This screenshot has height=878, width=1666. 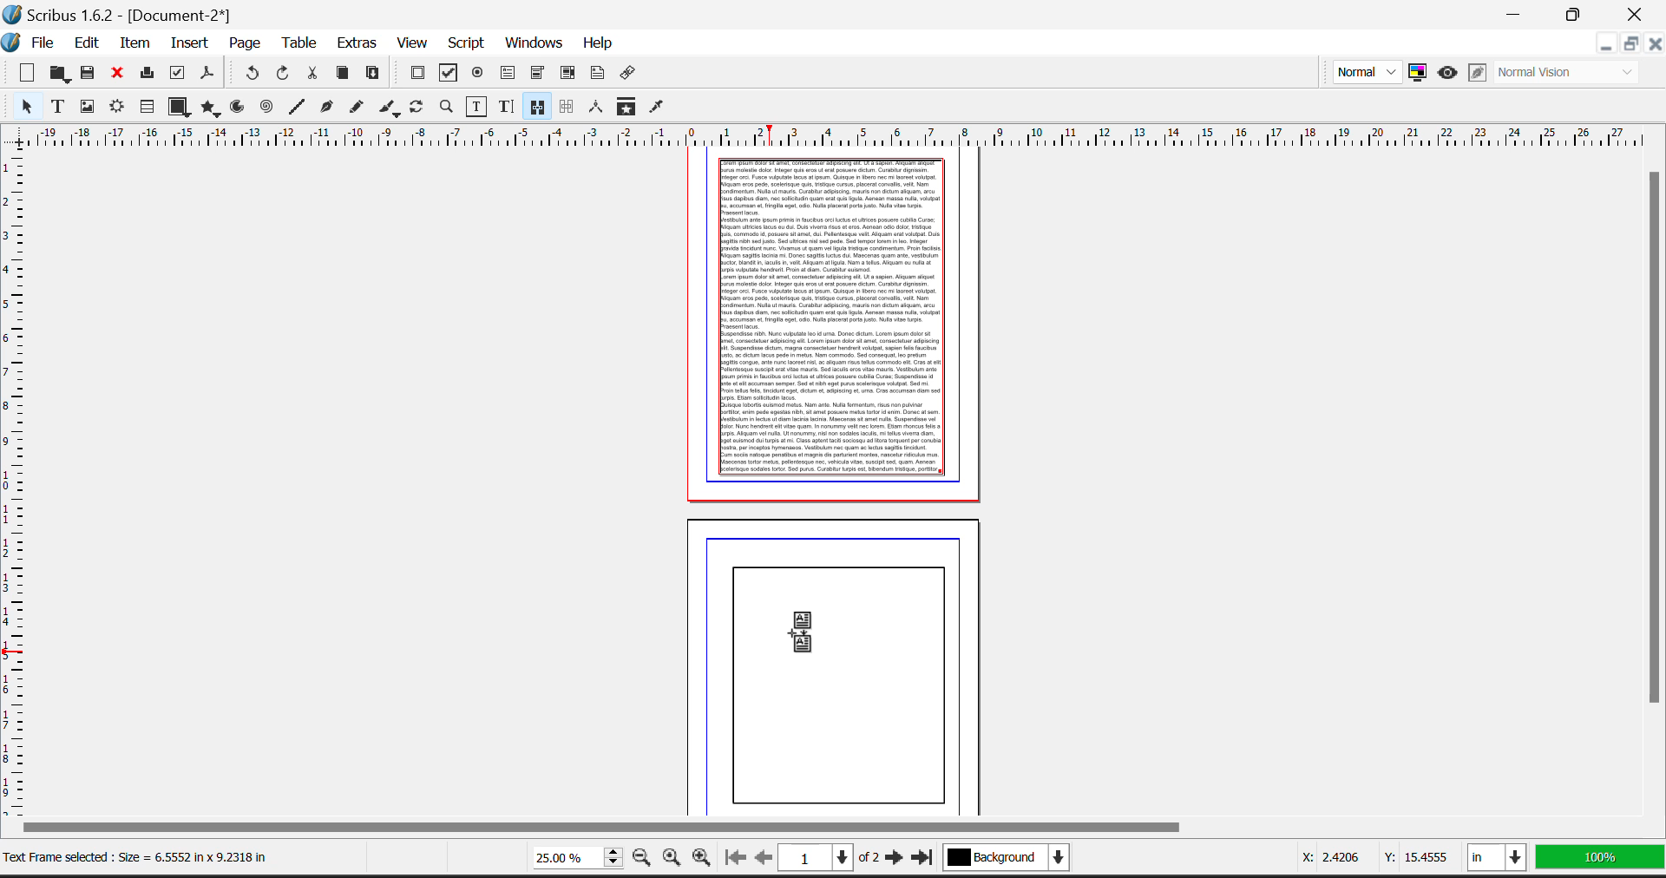 What do you see at coordinates (59, 74) in the screenshot?
I see `Open` at bounding box center [59, 74].